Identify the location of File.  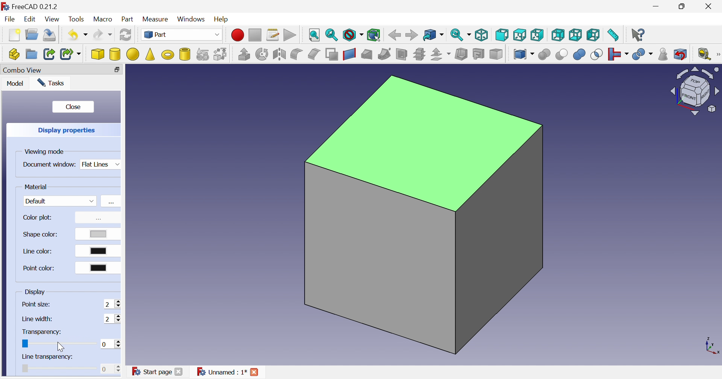
(9, 19).